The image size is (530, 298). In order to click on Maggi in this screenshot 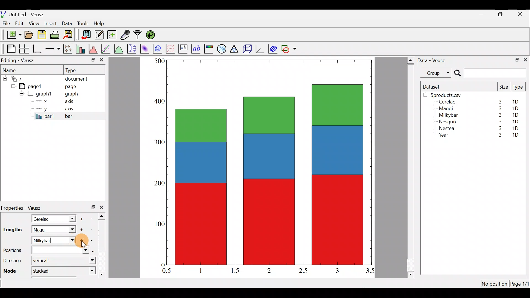, I will do `click(447, 109)`.